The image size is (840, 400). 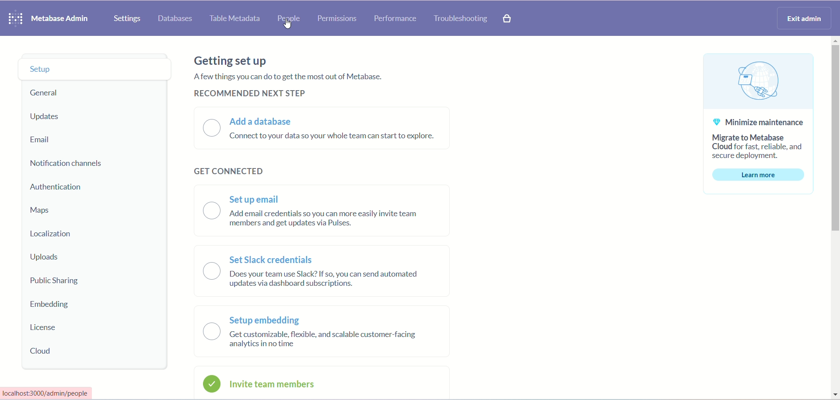 What do you see at coordinates (342, 133) in the screenshot?
I see `add a database` at bounding box center [342, 133].